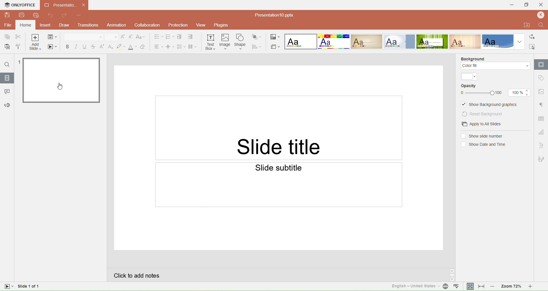 The image size is (548, 291). What do you see at coordinates (6, 47) in the screenshot?
I see `Paste` at bounding box center [6, 47].